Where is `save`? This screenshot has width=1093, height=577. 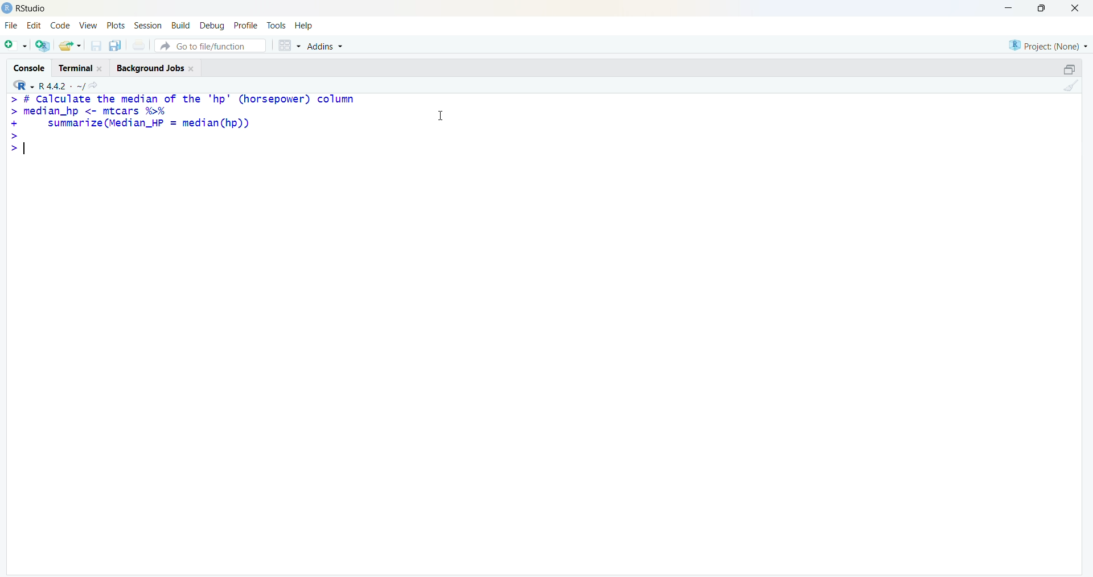 save is located at coordinates (97, 46).